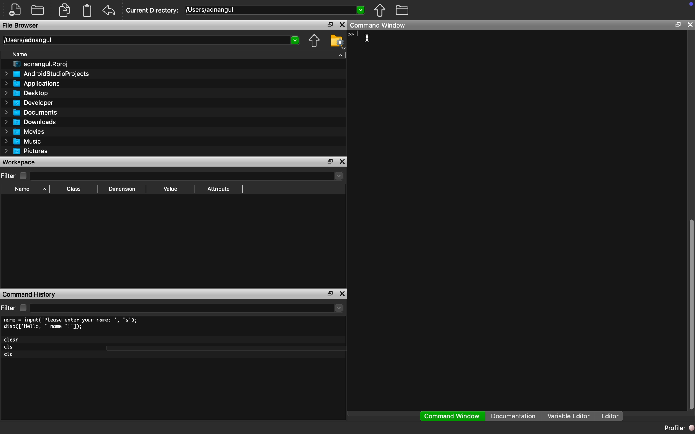  Describe the element at coordinates (360, 9) in the screenshot. I see `dropdown` at that location.